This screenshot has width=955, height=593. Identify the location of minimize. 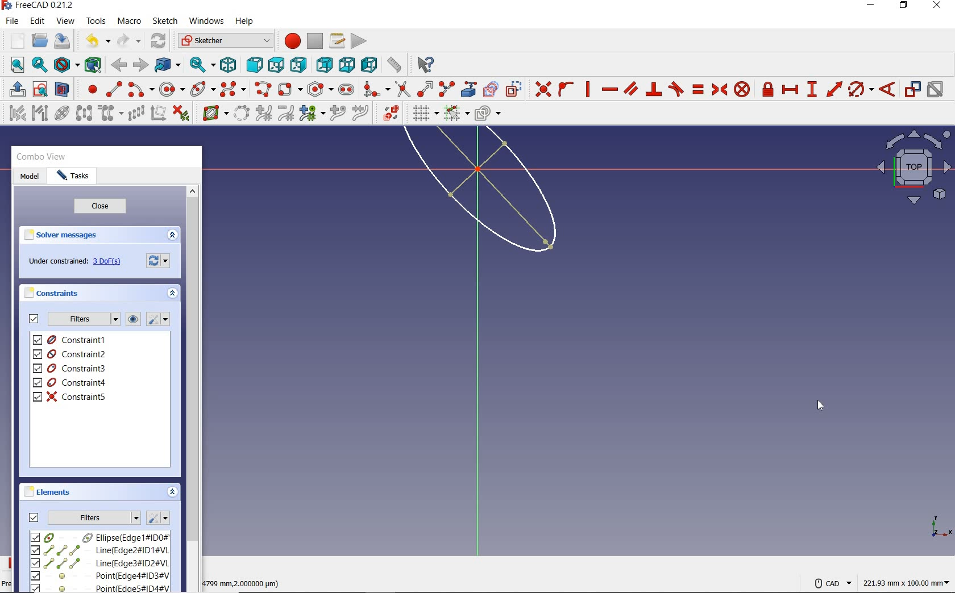
(870, 5).